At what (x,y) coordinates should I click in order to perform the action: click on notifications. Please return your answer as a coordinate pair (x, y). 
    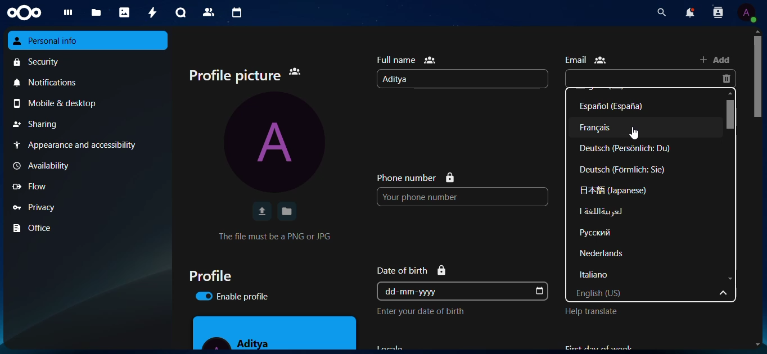
    Looking at the image, I should click on (687, 13).